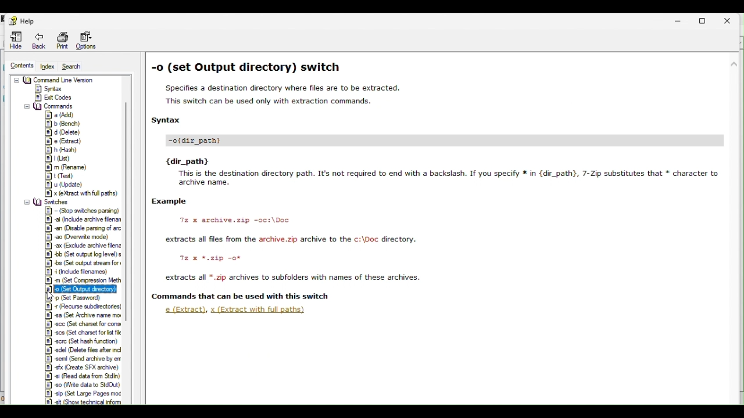  What do you see at coordinates (60, 41) in the screenshot?
I see `` at bounding box center [60, 41].